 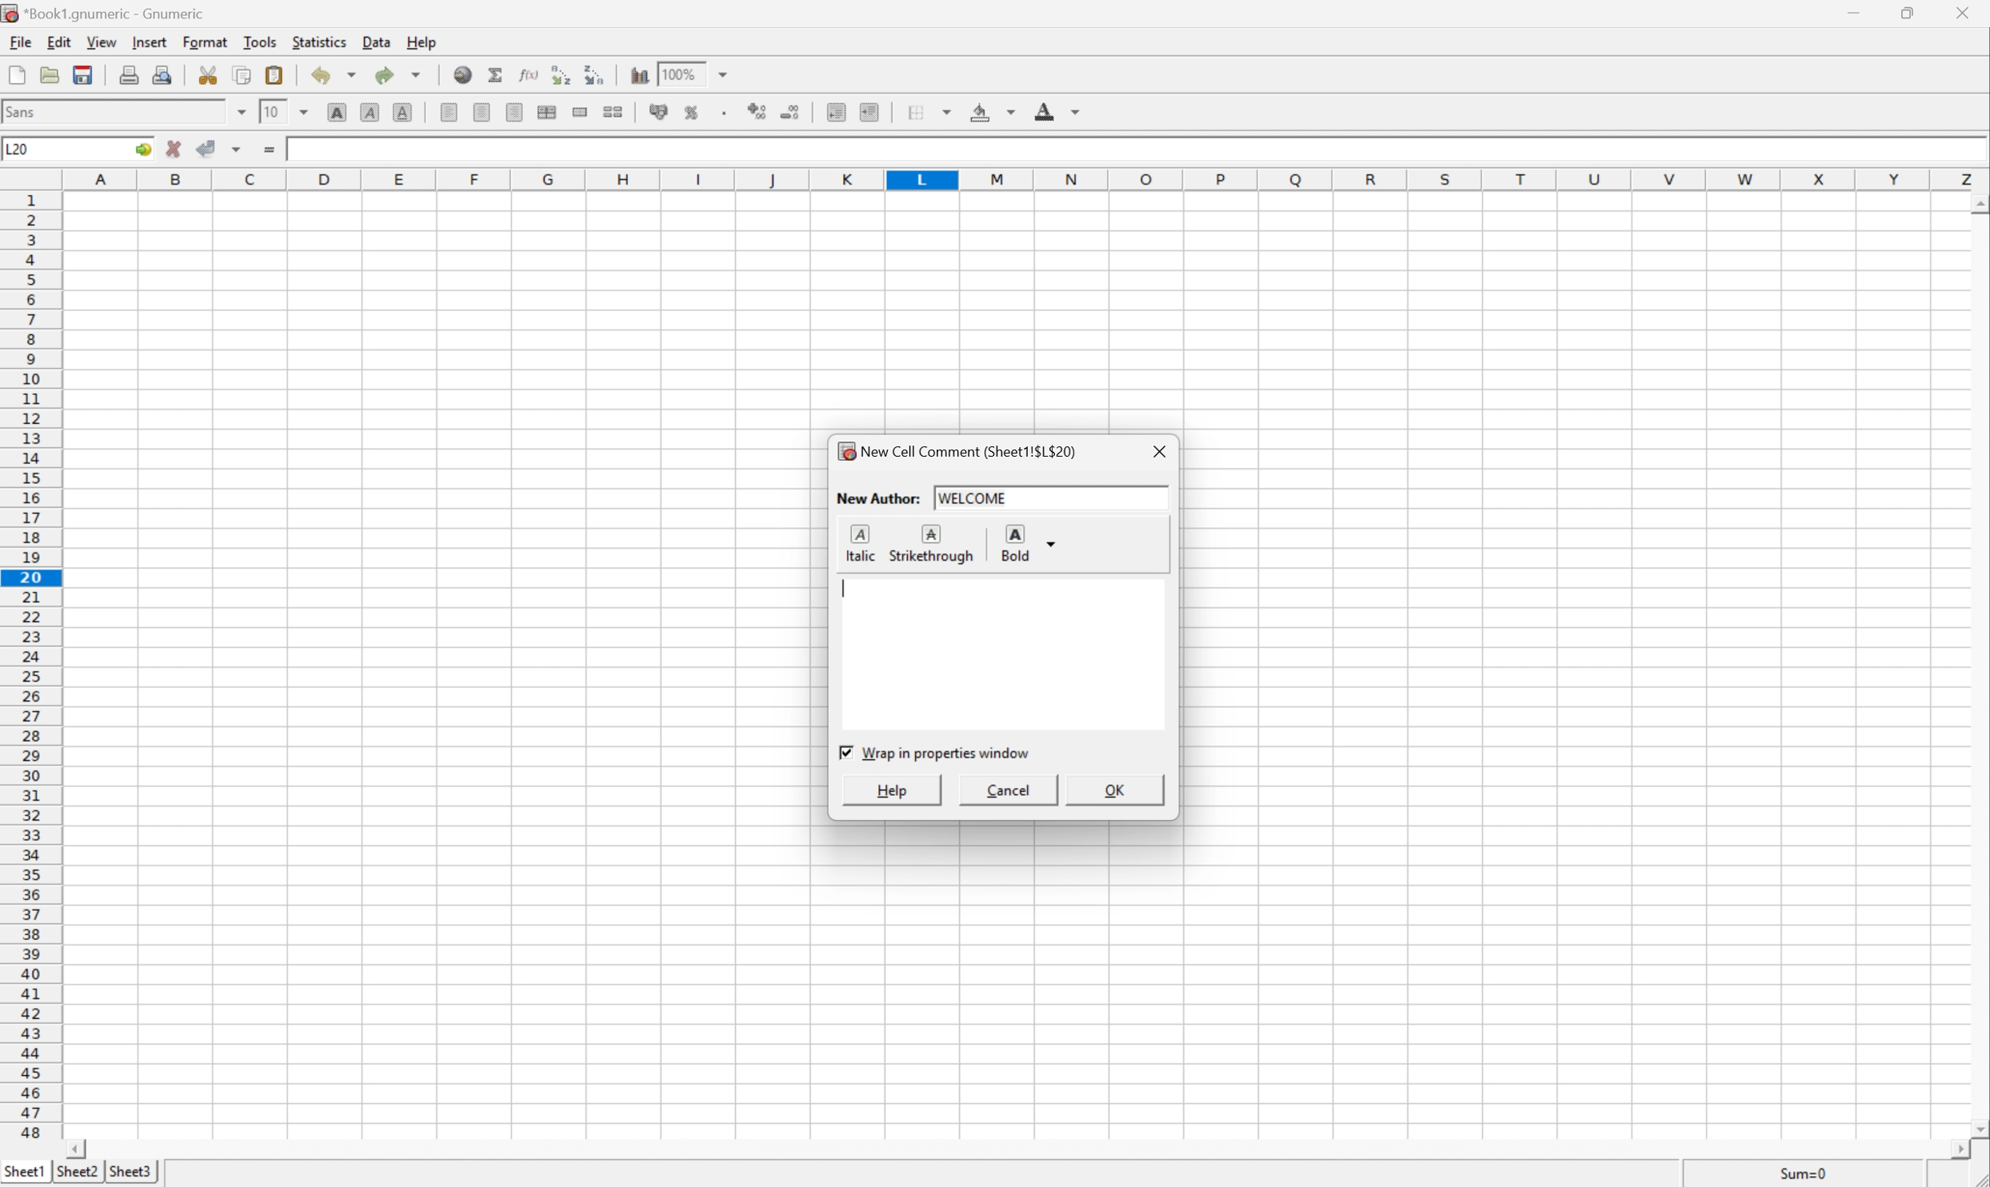 What do you see at coordinates (274, 114) in the screenshot?
I see `10` at bounding box center [274, 114].